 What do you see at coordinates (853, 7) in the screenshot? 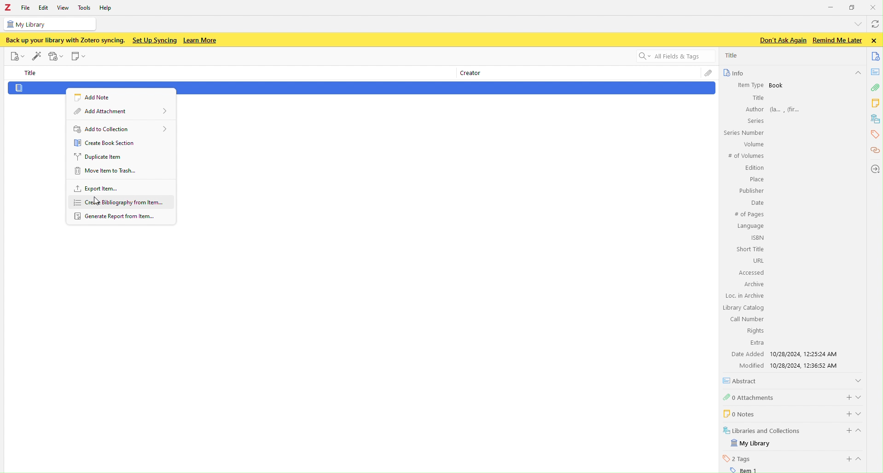
I see `Box` at bounding box center [853, 7].